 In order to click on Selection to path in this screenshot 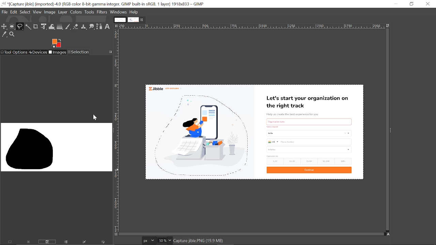, I will do `click(85, 243)`.